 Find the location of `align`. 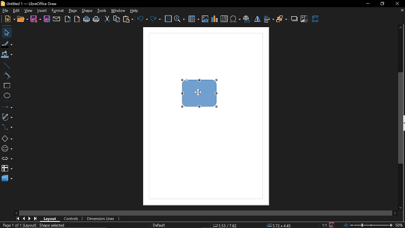

align is located at coordinates (269, 20).